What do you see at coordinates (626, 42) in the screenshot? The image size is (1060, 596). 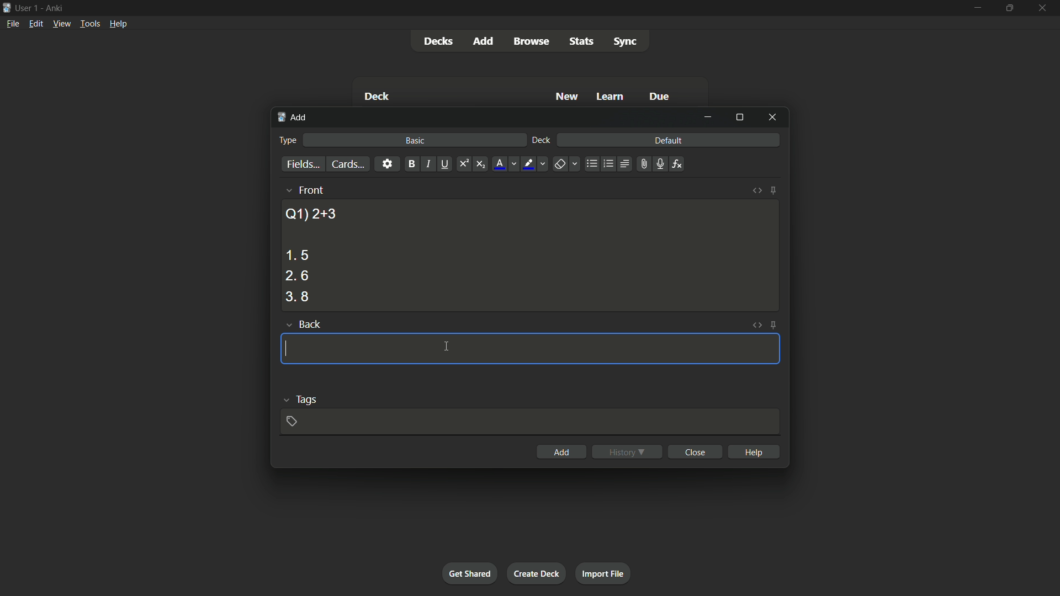 I see `sync` at bounding box center [626, 42].